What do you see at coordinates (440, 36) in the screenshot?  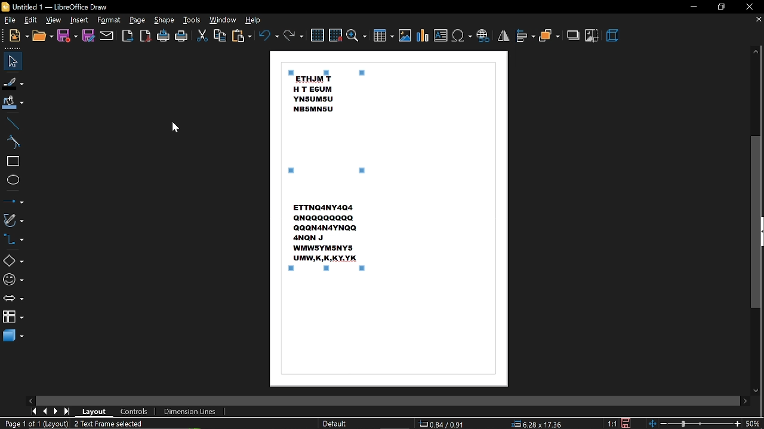 I see `insert text` at bounding box center [440, 36].